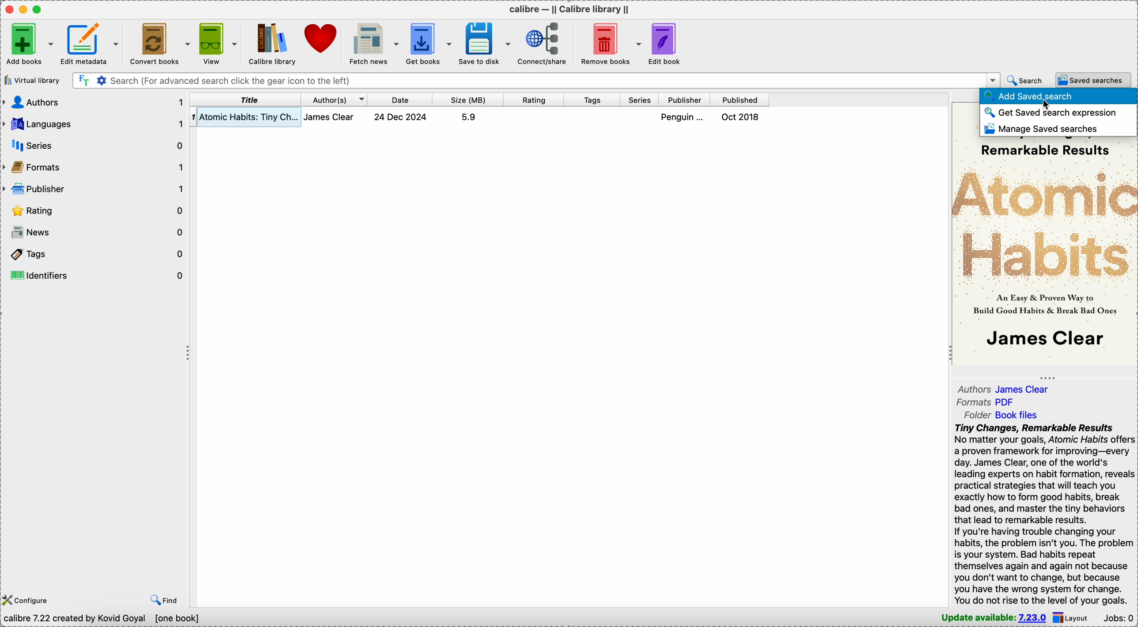 The height and width of the screenshot is (627, 1138). What do you see at coordinates (95, 275) in the screenshot?
I see `identifiers` at bounding box center [95, 275].